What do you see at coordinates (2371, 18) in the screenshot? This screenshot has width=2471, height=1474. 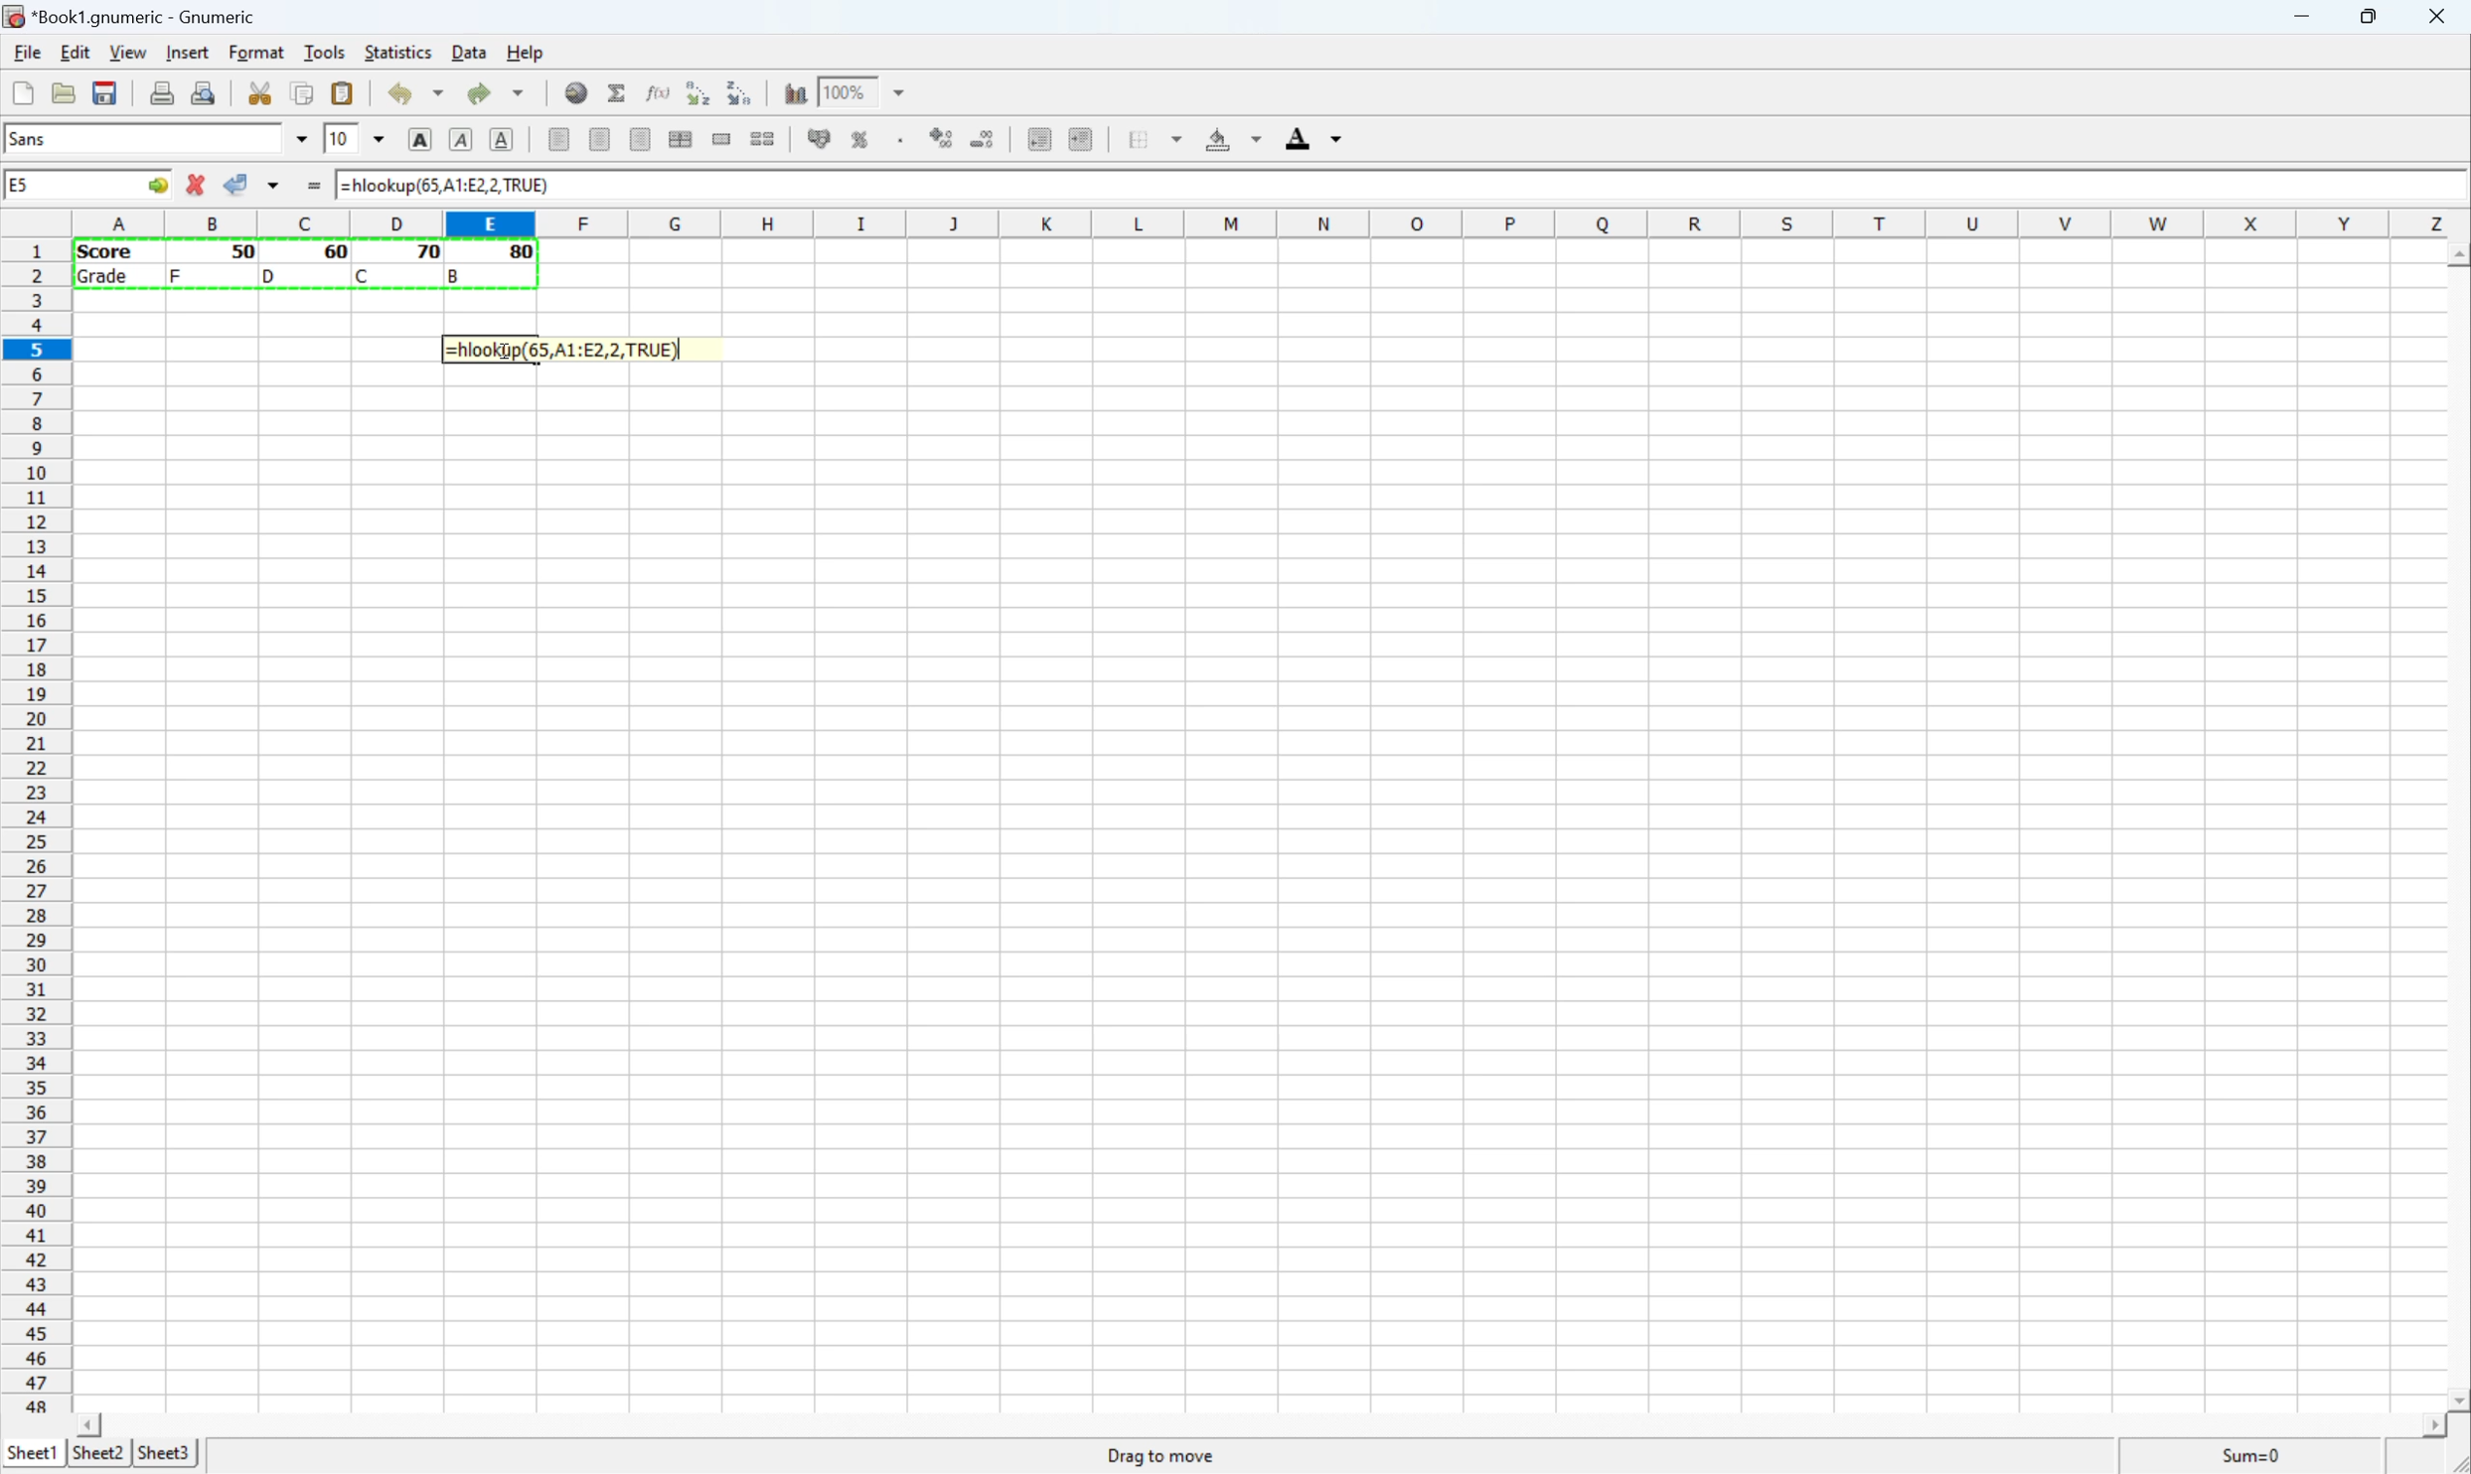 I see `Restore Down` at bounding box center [2371, 18].